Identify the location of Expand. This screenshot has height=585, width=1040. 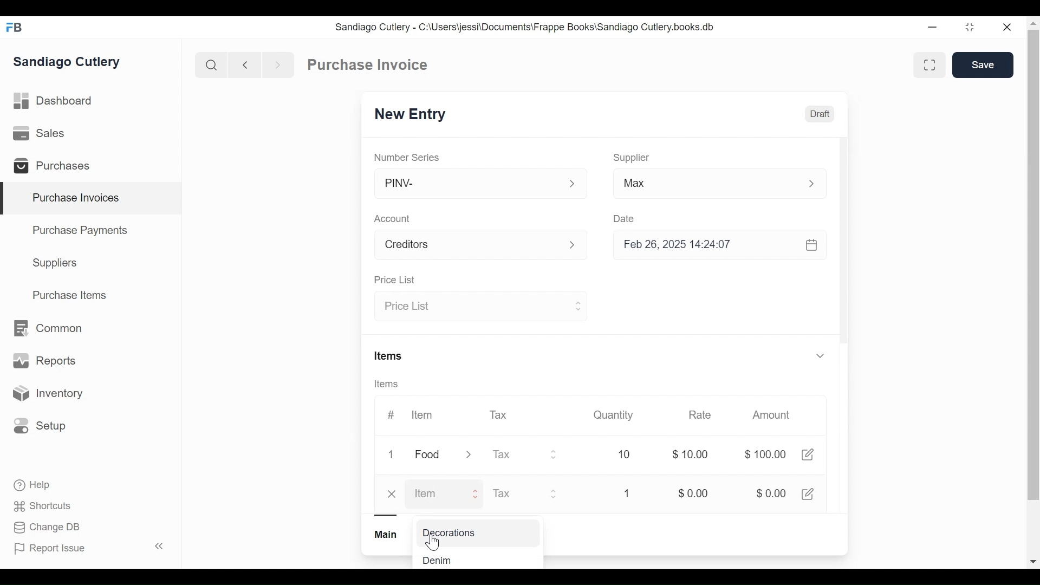
(471, 454).